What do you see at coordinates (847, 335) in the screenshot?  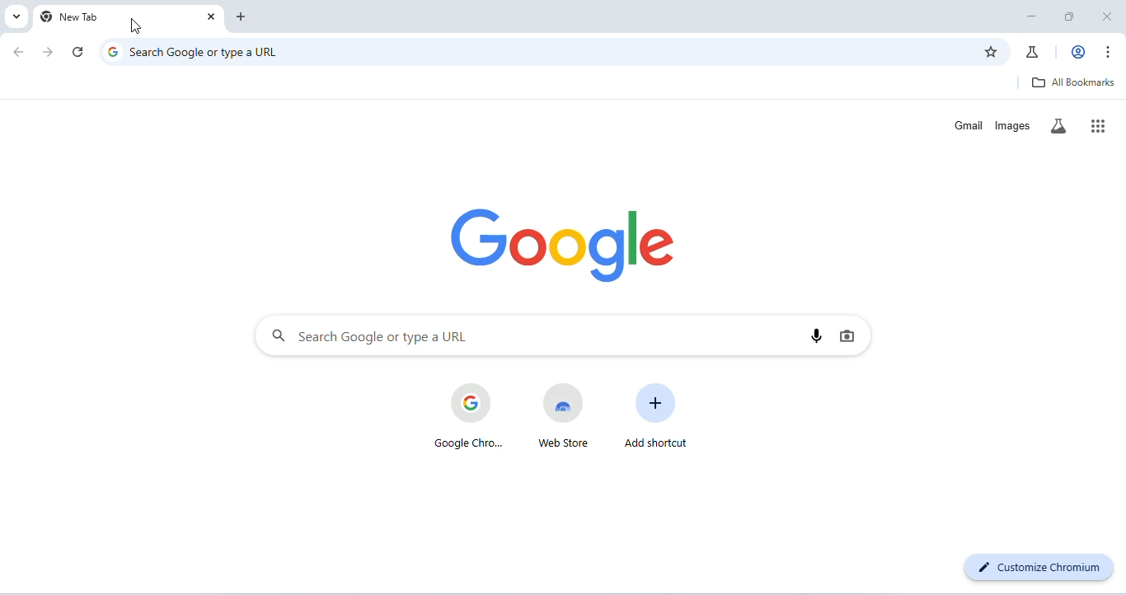 I see `image search` at bounding box center [847, 335].